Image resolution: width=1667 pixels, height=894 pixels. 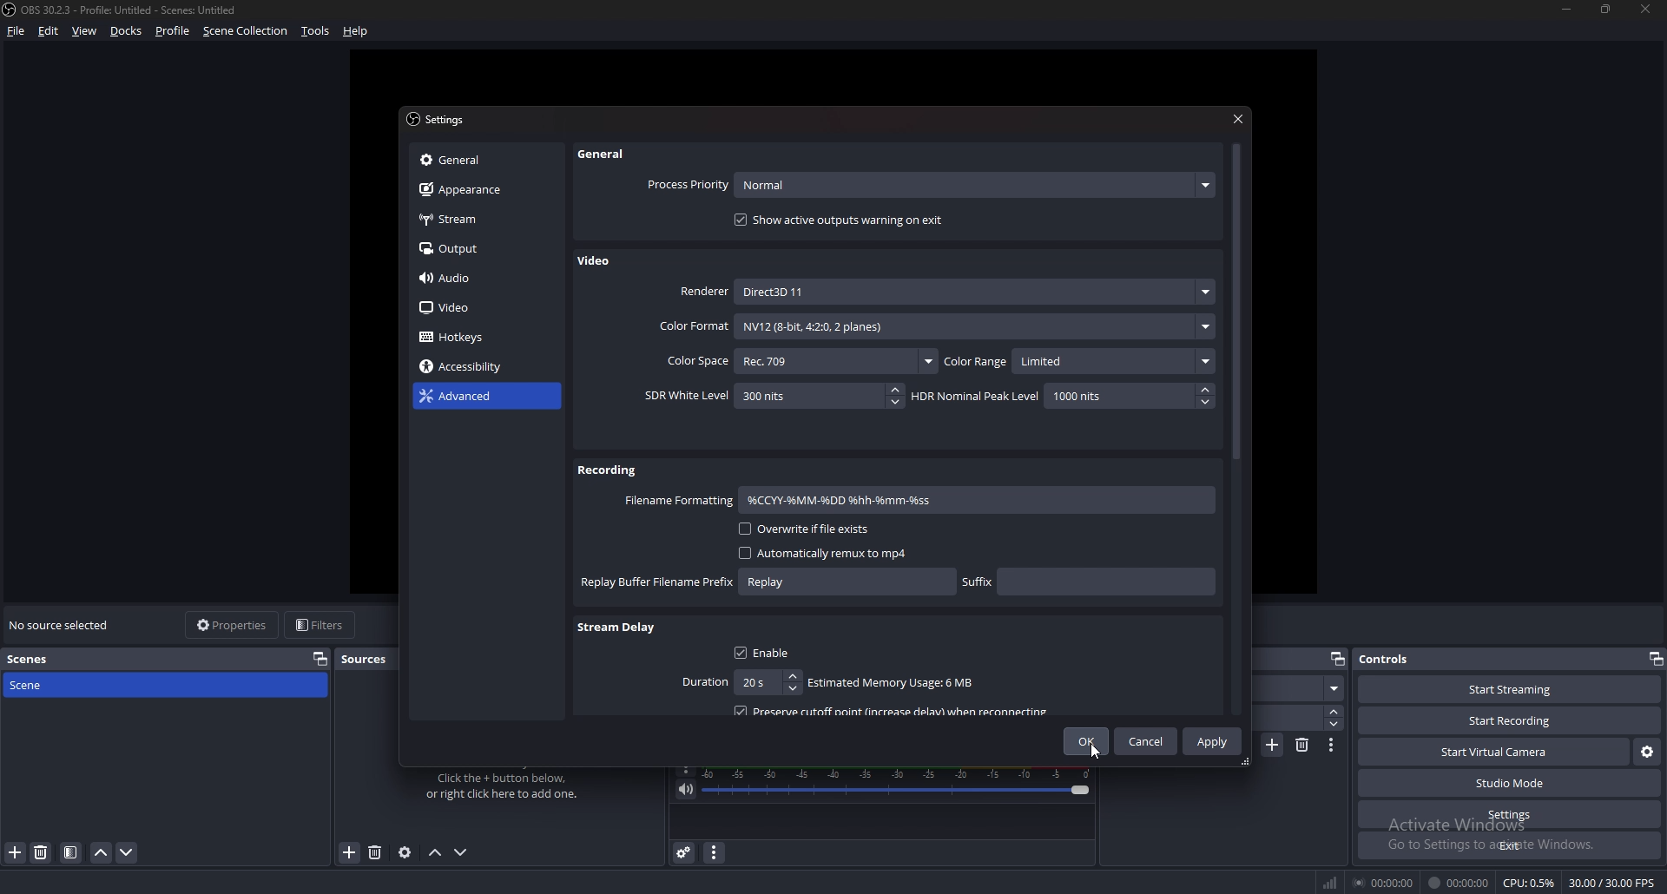 What do you see at coordinates (474, 309) in the screenshot?
I see `video` at bounding box center [474, 309].